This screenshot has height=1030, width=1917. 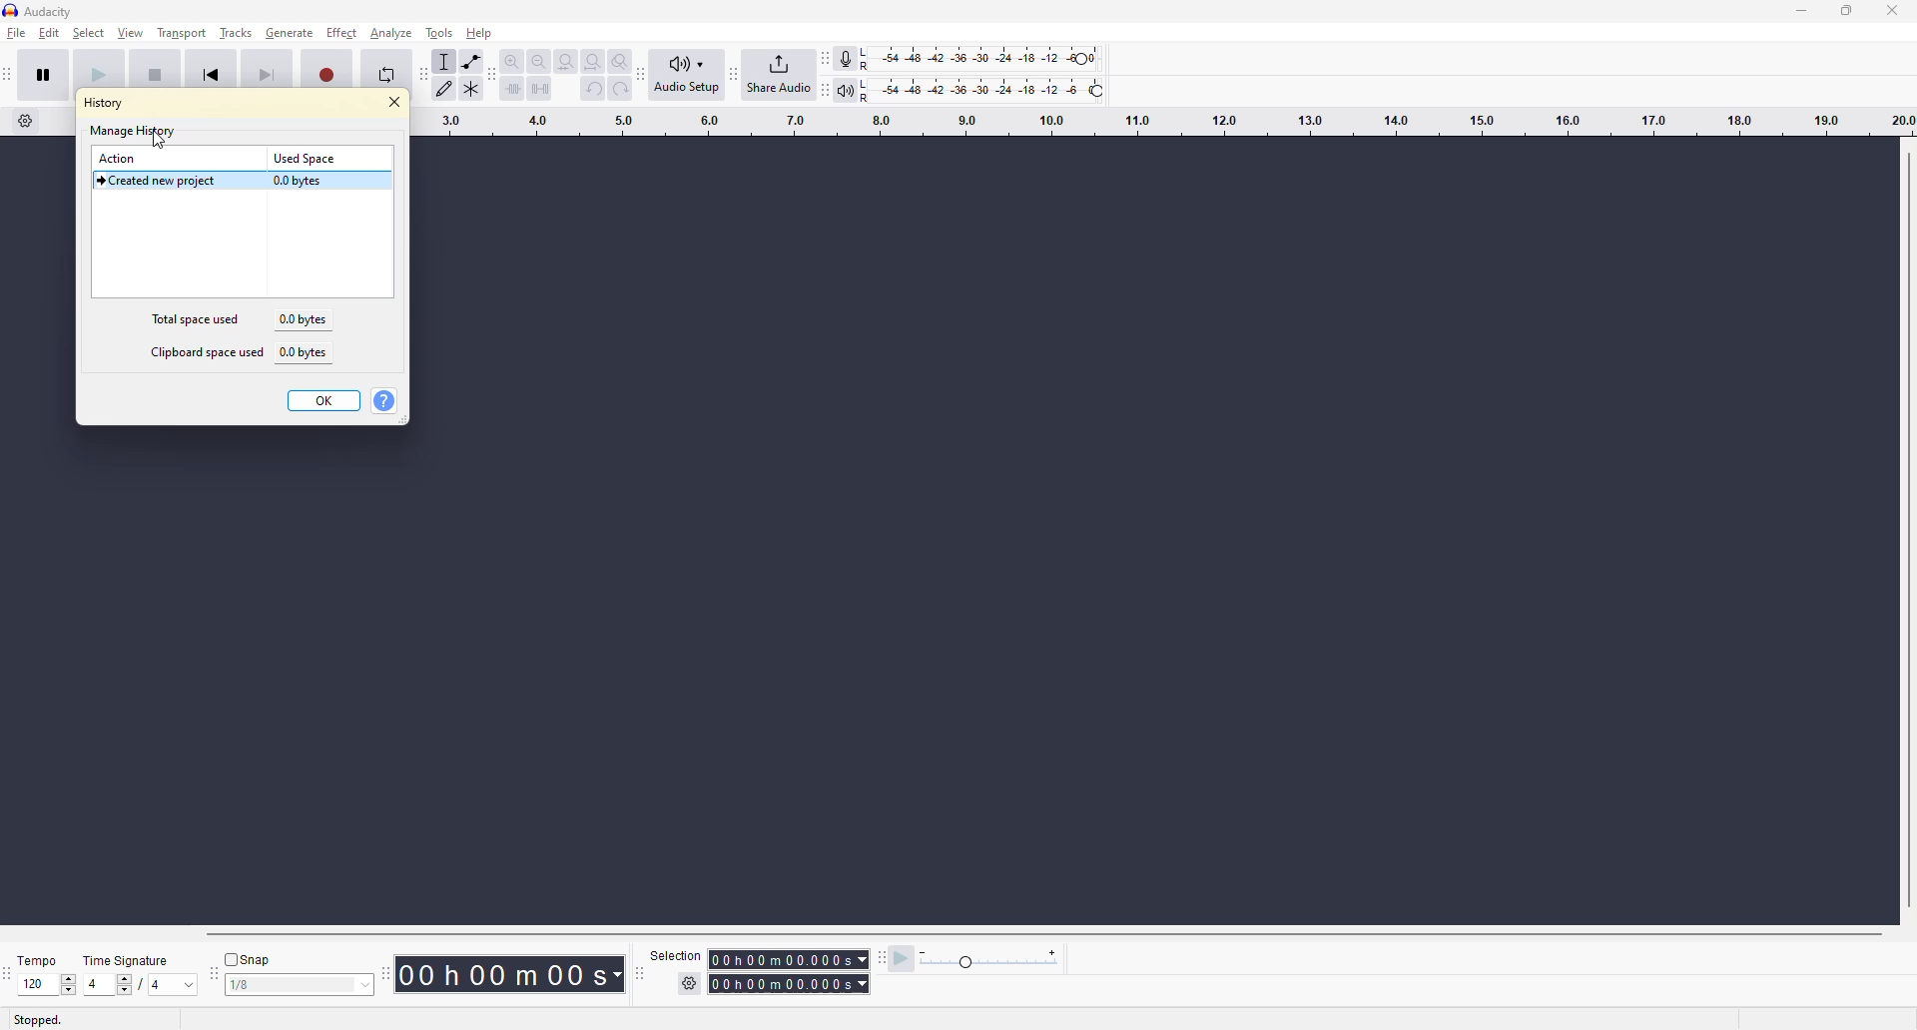 I want to click on Clipboard space used, so click(x=207, y=353).